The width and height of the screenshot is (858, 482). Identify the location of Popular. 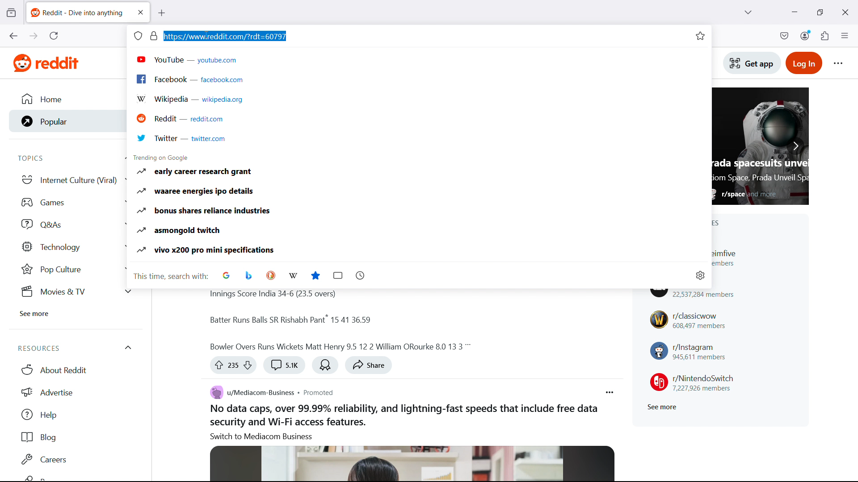
(67, 121).